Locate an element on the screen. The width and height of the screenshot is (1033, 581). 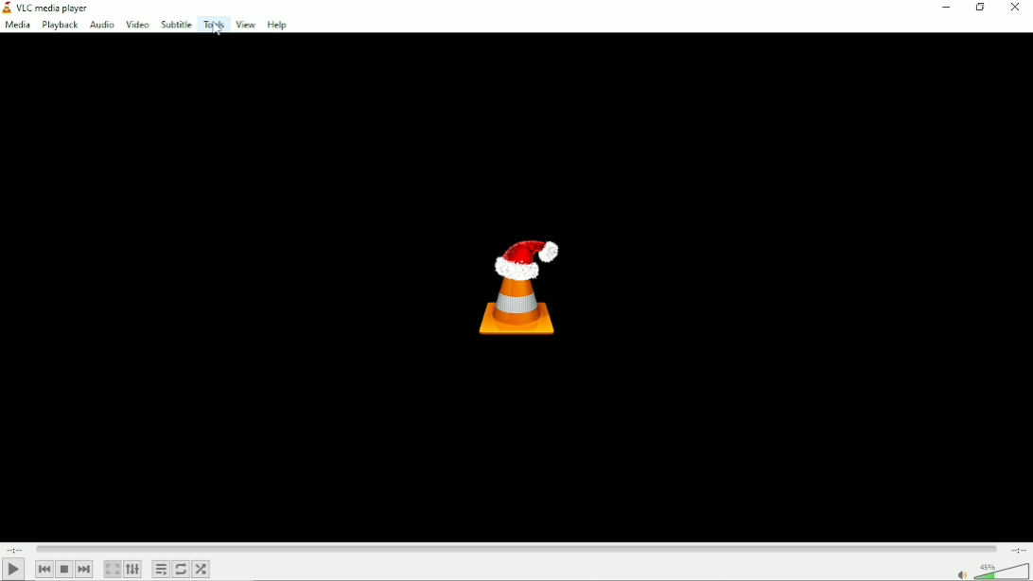
Toggle video in fullscreen is located at coordinates (113, 569).